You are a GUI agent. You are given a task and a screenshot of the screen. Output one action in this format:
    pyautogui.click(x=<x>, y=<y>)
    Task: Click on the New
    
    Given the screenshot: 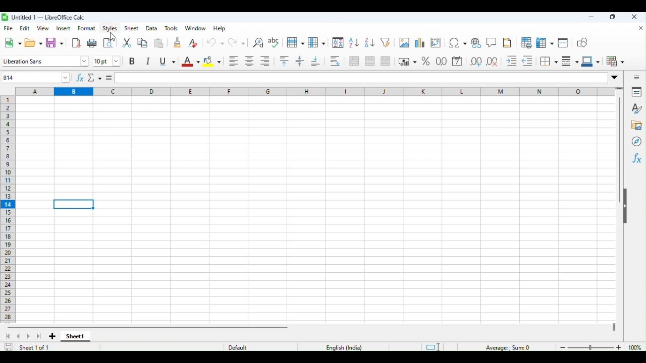 What is the action you would take?
    pyautogui.click(x=12, y=43)
    